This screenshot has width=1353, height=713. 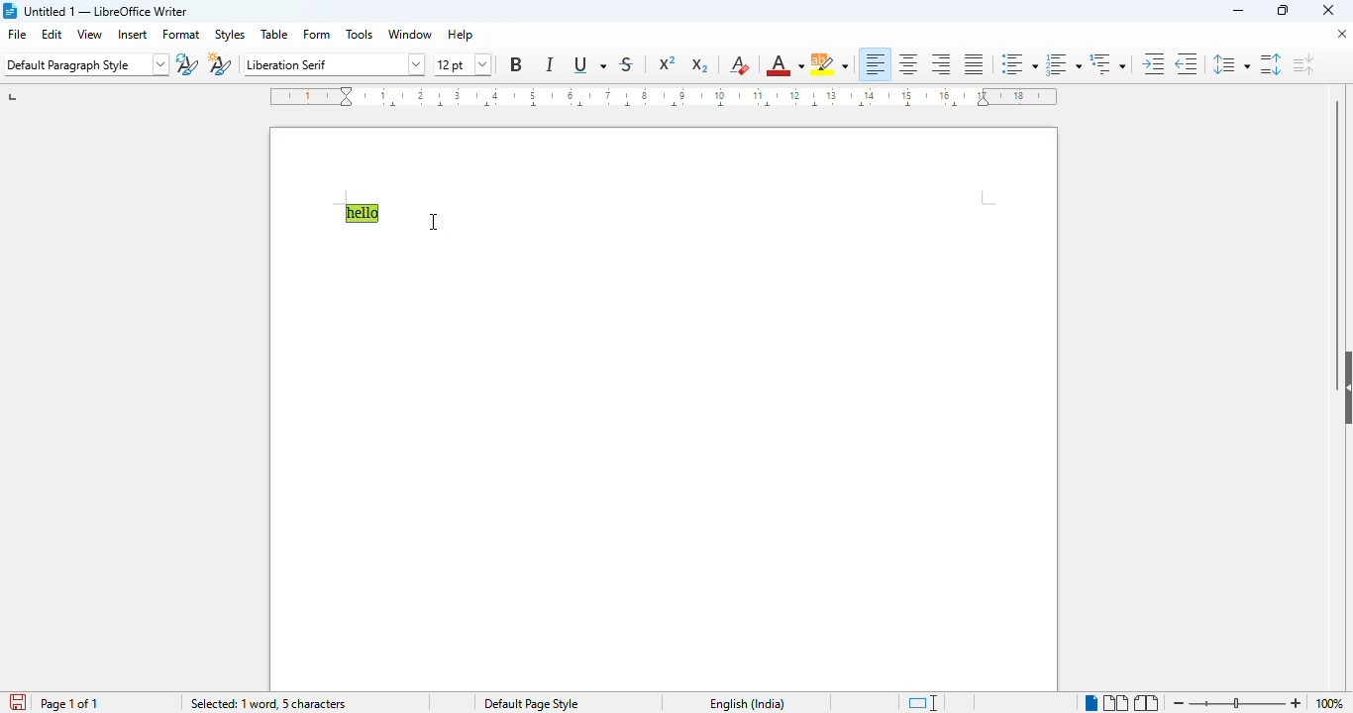 What do you see at coordinates (588, 65) in the screenshot?
I see `underline` at bounding box center [588, 65].